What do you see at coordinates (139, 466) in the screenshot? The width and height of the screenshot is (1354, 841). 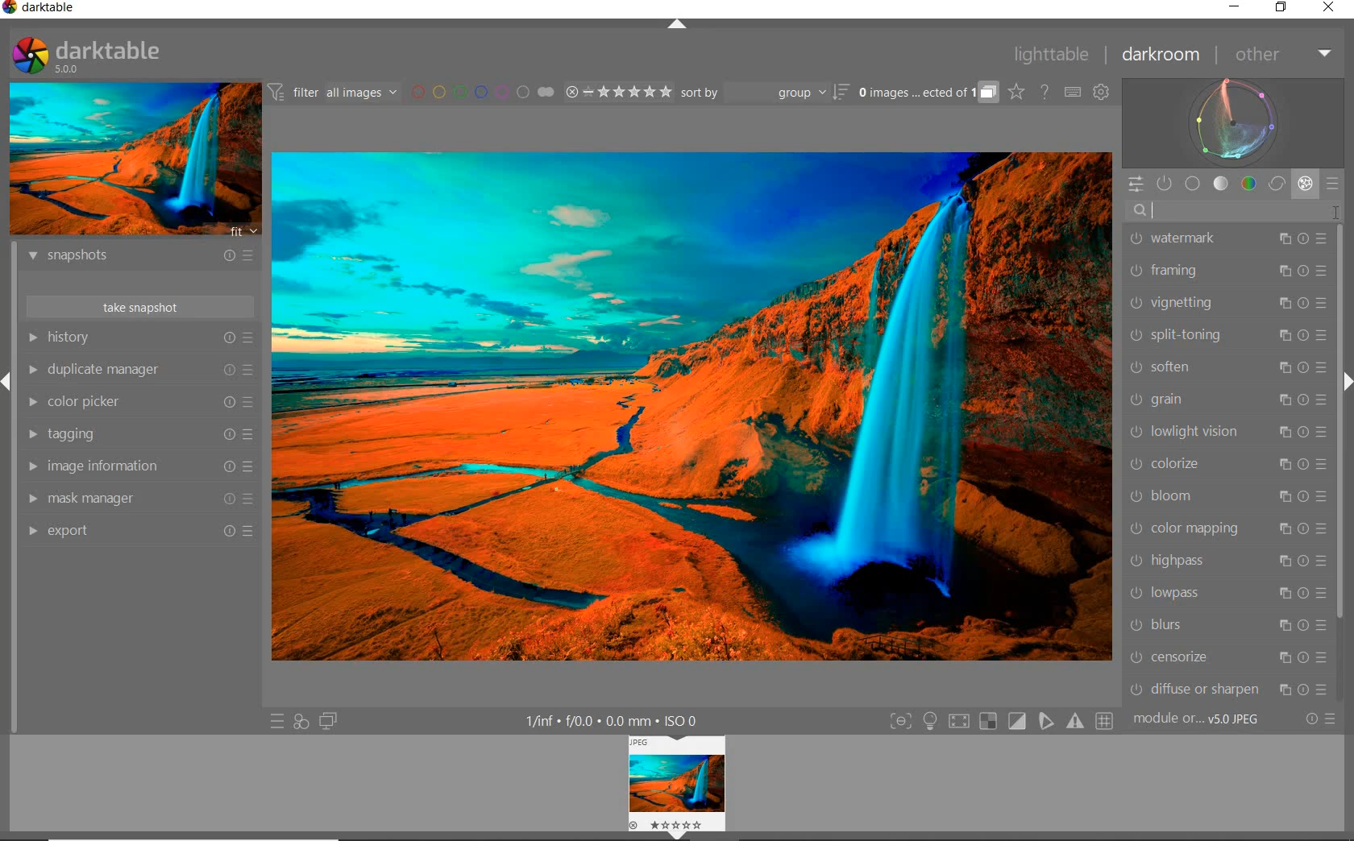 I see `image information` at bounding box center [139, 466].